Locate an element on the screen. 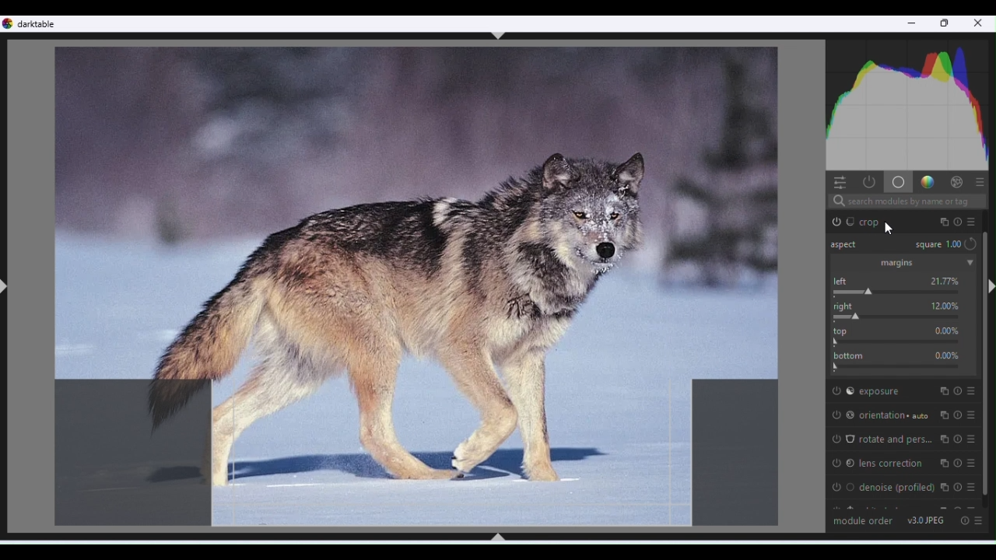 The image size is (996, 560). value is located at coordinates (945, 281).